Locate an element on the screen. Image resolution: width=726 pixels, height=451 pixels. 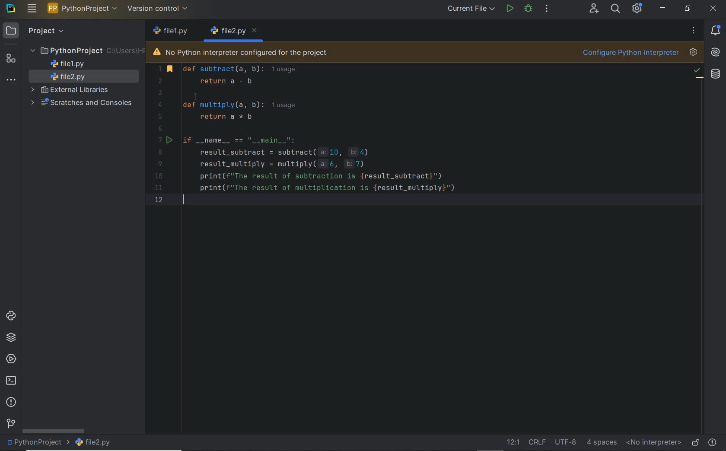
file name is located at coordinates (176, 32).